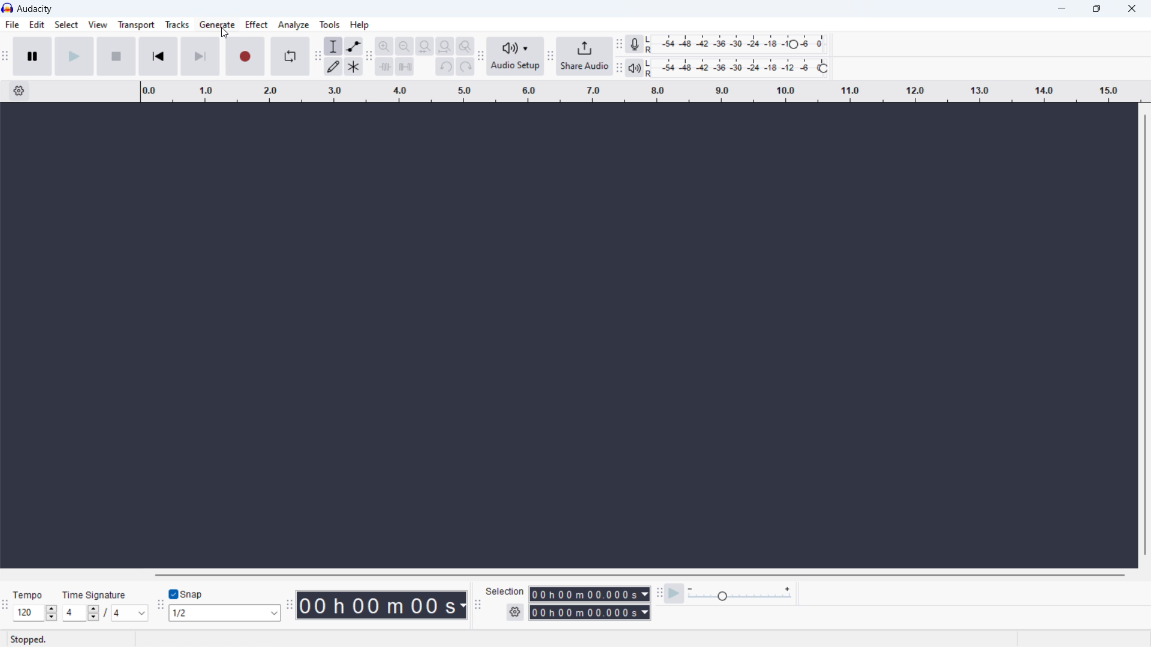 The width and height of the screenshot is (1151, 647). What do you see at coordinates (32, 56) in the screenshot?
I see `pause` at bounding box center [32, 56].